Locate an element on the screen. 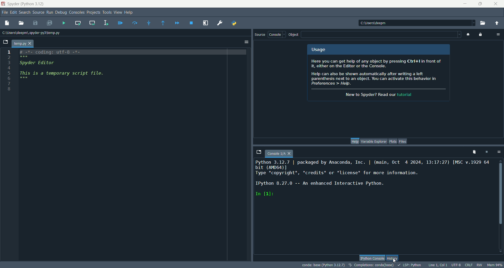 The image size is (504, 268). run files is located at coordinates (64, 23).